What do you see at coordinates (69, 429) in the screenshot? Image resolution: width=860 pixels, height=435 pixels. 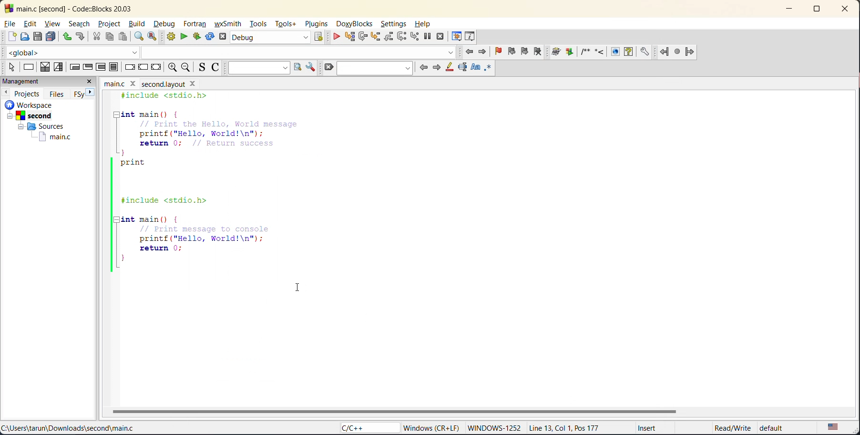 I see `file location` at bounding box center [69, 429].